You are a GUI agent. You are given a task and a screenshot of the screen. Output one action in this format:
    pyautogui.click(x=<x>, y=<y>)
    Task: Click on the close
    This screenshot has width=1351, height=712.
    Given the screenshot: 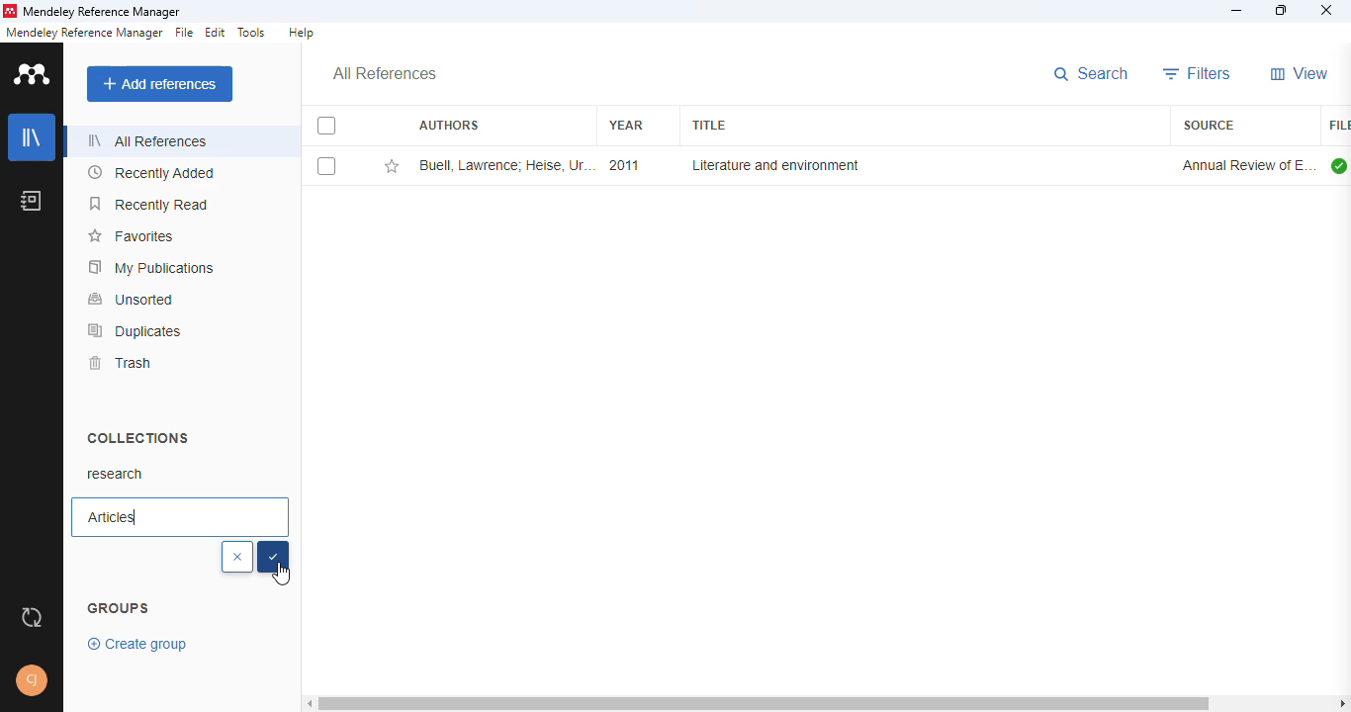 What is the action you would take?
    pyautogui.click(x=1327, y=10)
    